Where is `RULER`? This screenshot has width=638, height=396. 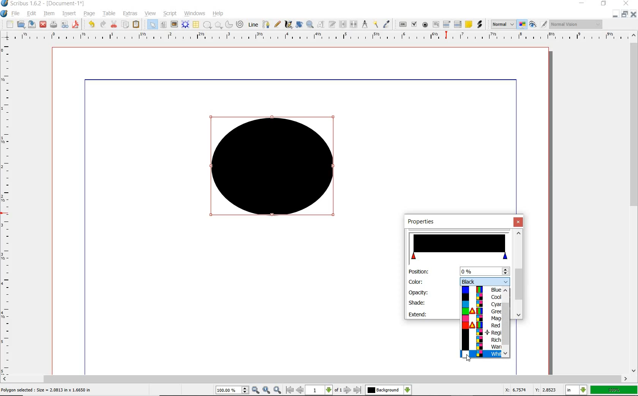 RULER is located at coordinates (6, 210).